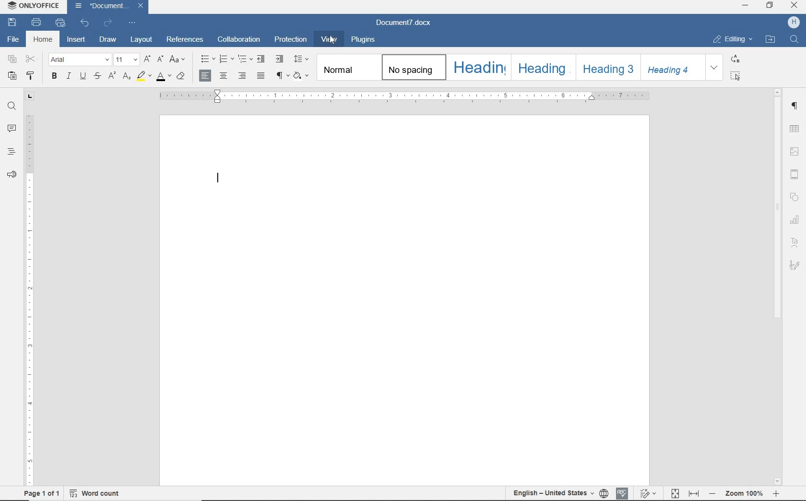 Image resolution: width=806 pixels, height=501 pixels. What do you see at coordinates (794, 174) in the screenshot?
I see `HEADER & FOOTER` at bounding box center [794, 174].